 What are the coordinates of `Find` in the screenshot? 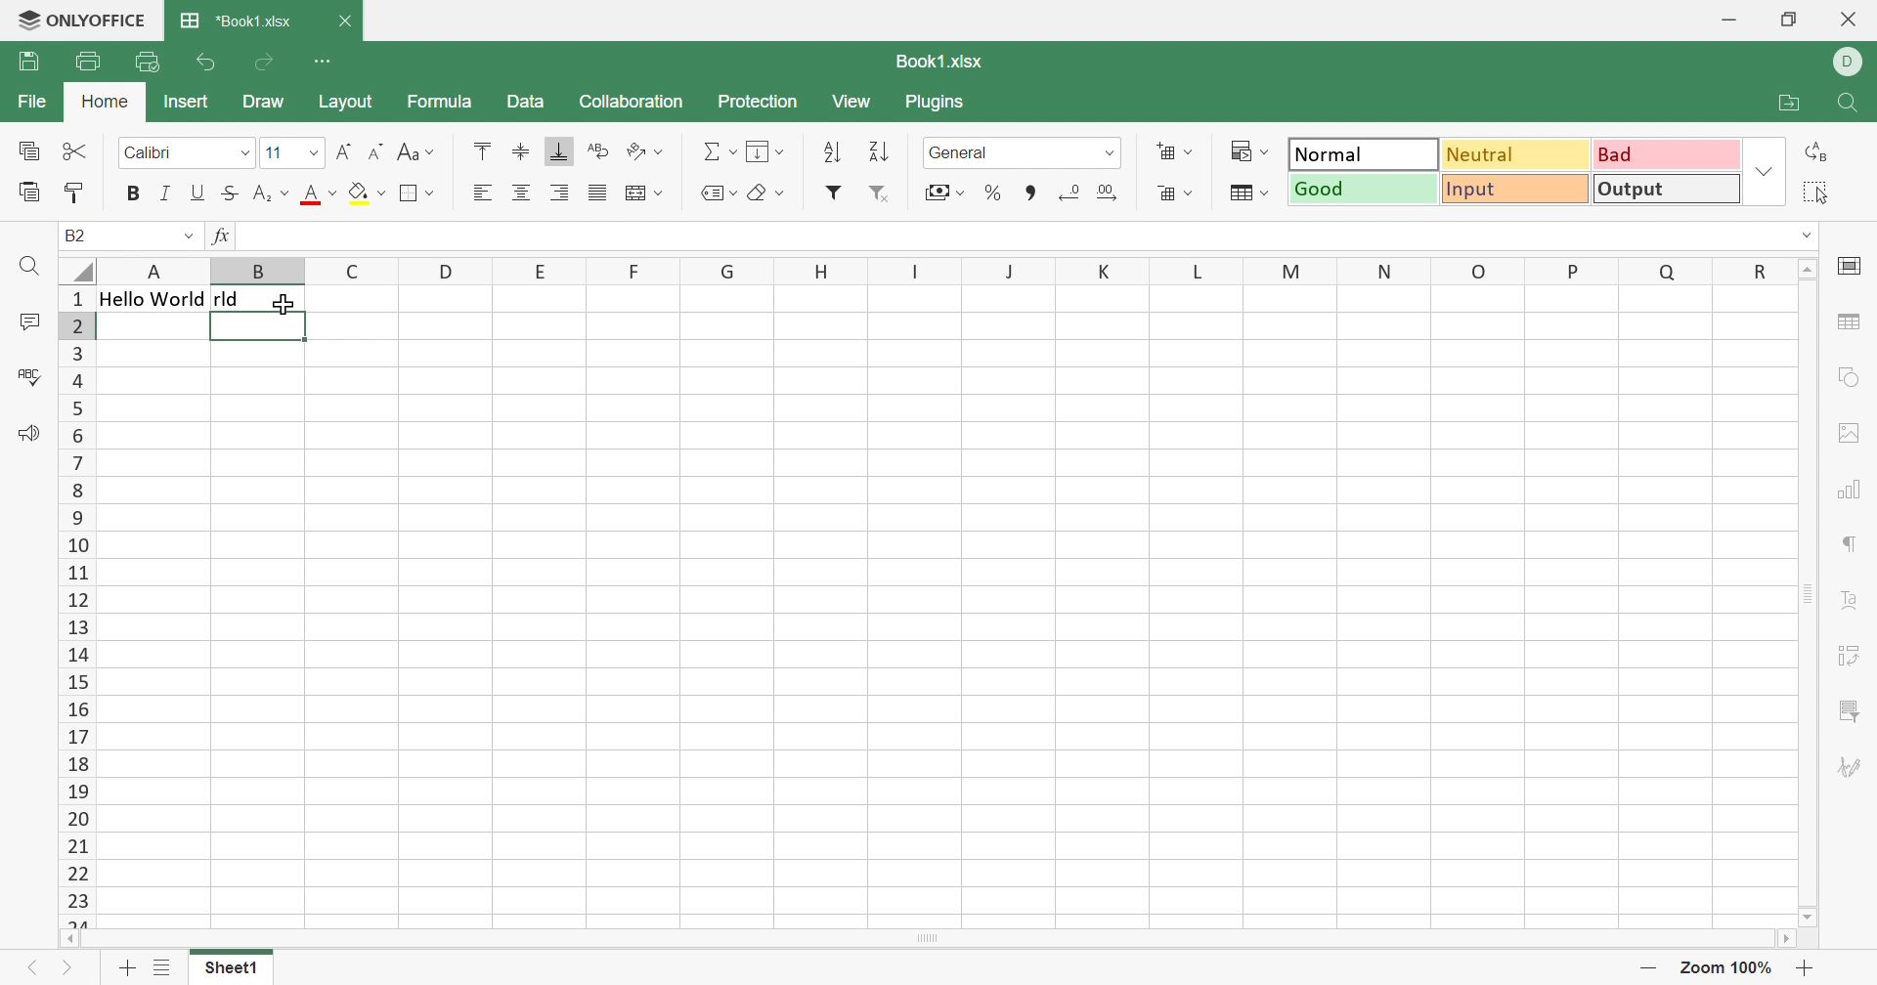 It's located at (30, 269).